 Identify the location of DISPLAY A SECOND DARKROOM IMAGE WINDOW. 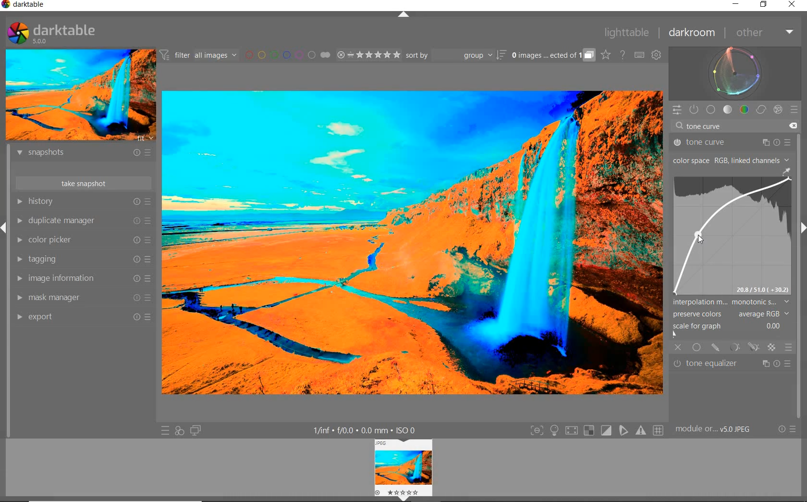
(196, 430).